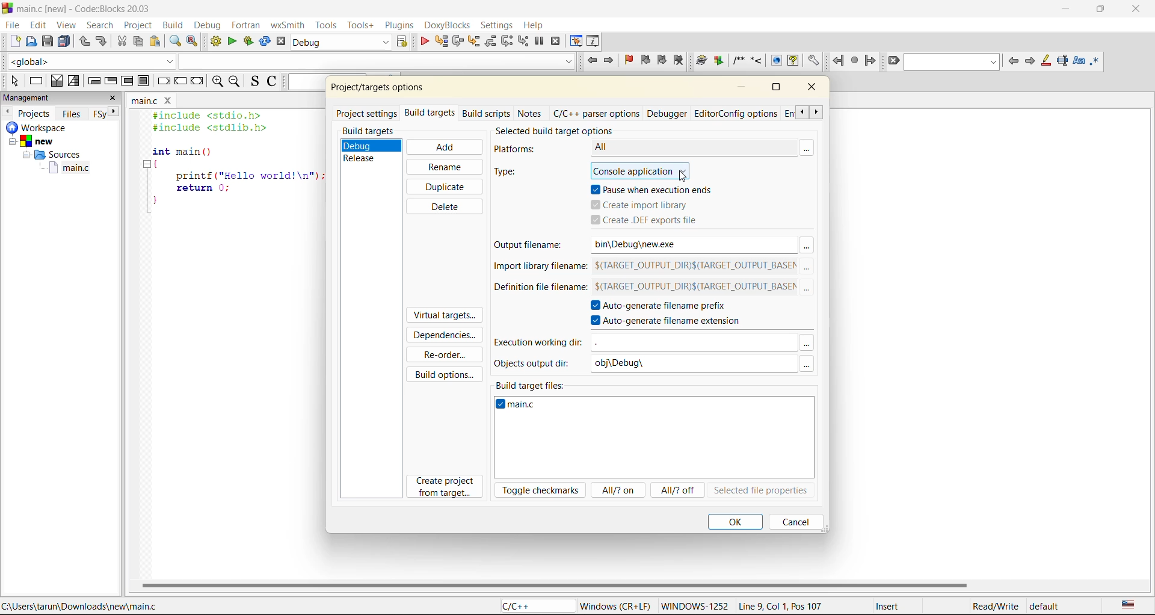 The image size is (1155, 615). What do you see at coordinates (1029, 63) in the screenshot?
I see `next` at bounding box center [1029, 63].